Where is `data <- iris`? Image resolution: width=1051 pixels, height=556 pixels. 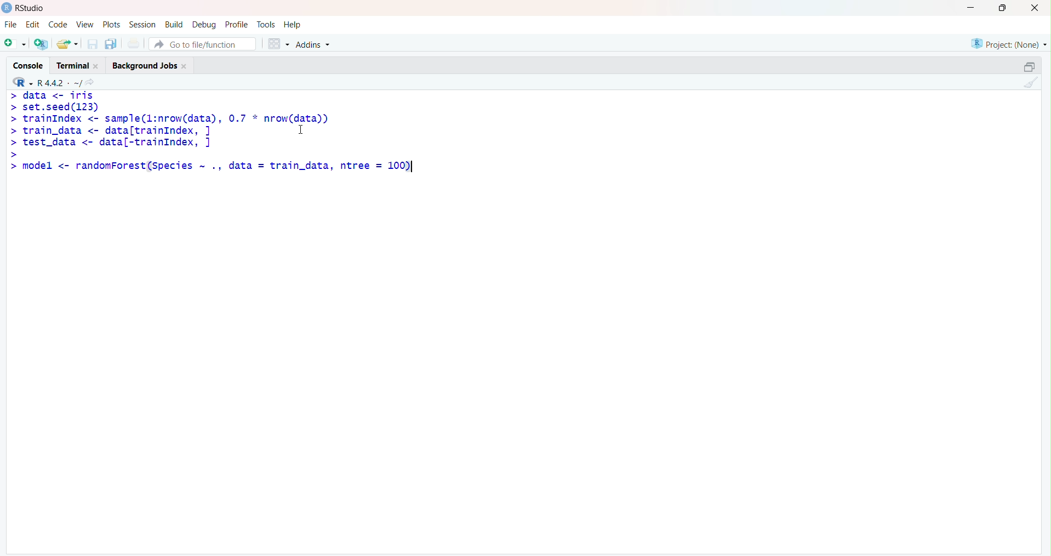
data <- iris is located at coordinates (59, 95).